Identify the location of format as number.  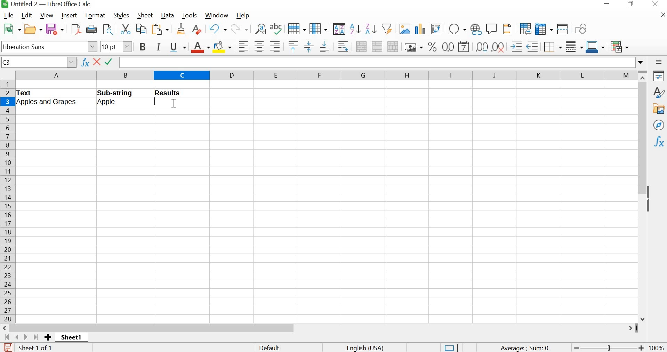
(448, 47).